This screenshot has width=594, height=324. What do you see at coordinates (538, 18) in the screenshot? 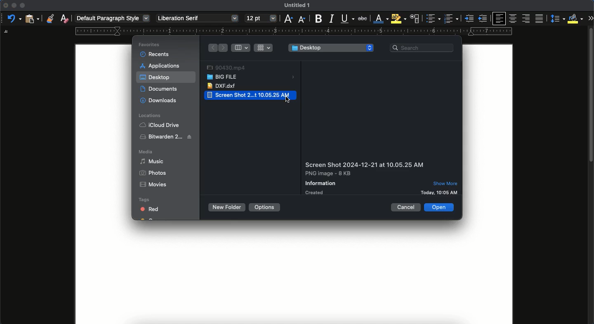
I see `justification` at bounding box center [538, 18].